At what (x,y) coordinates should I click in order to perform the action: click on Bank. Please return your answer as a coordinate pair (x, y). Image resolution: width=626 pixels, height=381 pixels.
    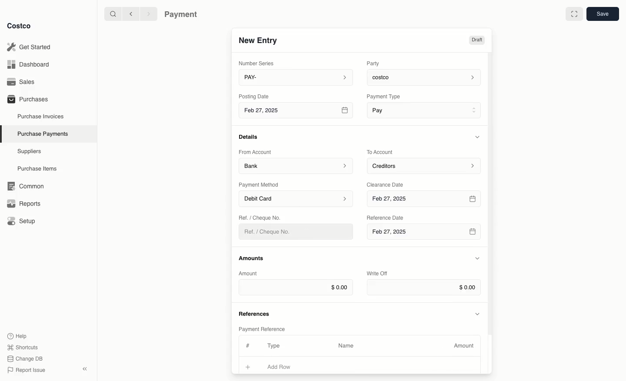
    Looking at the image, I should click on (296, 165).